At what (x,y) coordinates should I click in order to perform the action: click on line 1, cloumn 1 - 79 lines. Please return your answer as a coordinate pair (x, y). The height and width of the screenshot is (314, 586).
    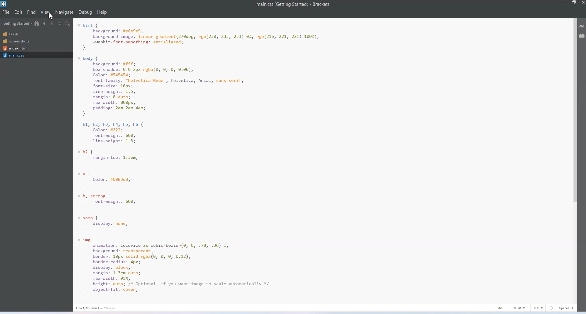
    Looking at the image, I should click on (94, 308).